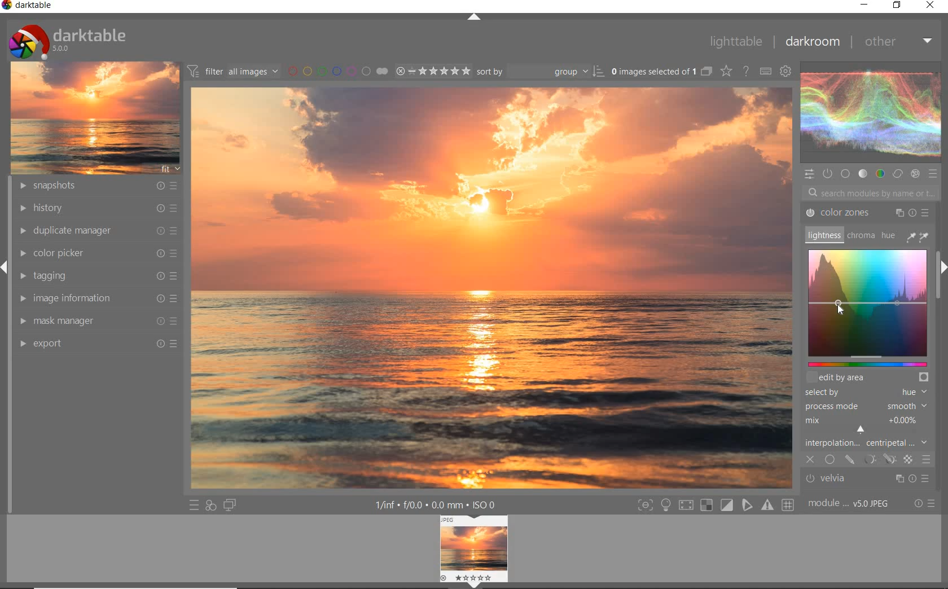 This screenshot has width=948, height=589. I want to click on MODULE ORDER, so click(850, 504).